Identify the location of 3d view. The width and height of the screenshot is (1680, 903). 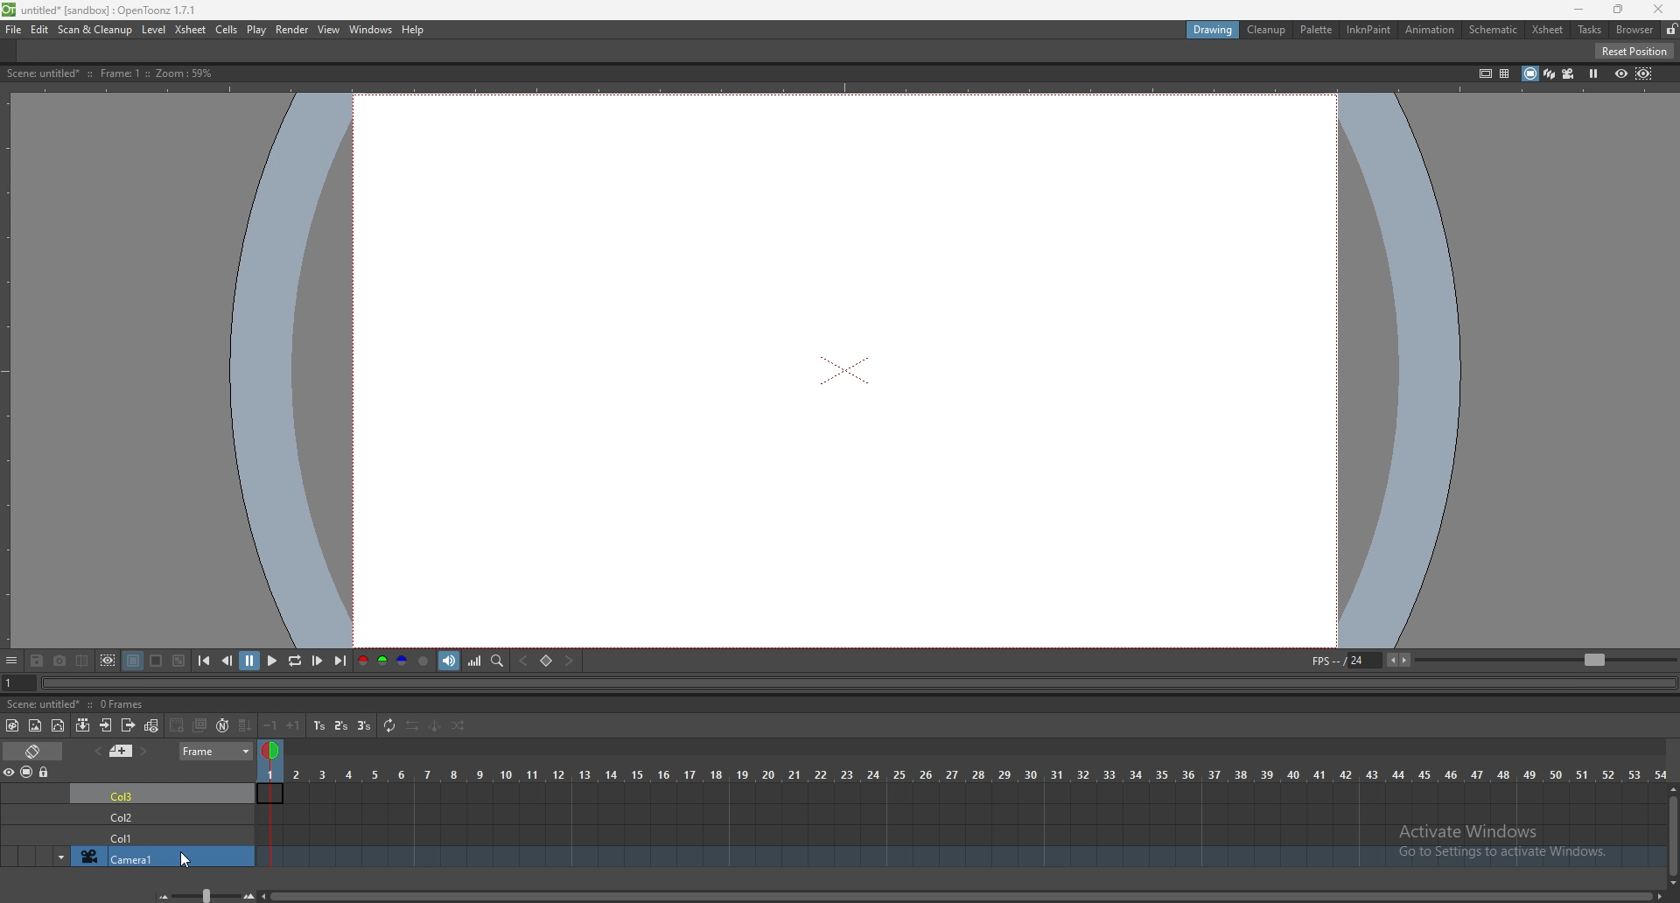
(1547, 73).